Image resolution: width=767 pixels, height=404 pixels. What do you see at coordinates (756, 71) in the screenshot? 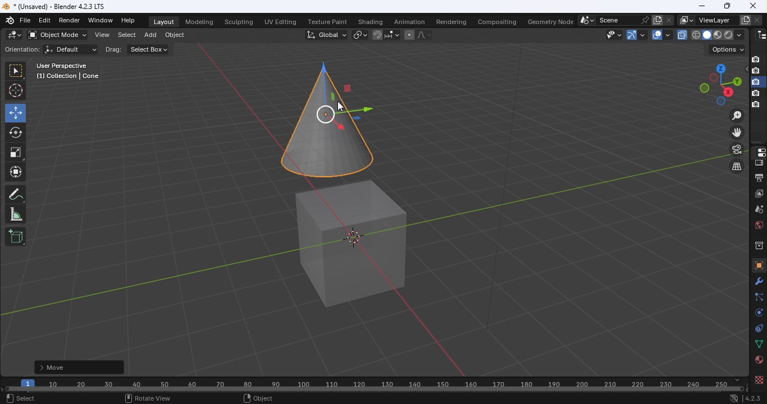
I see `disable in renders` at bounding box center [756, 71].